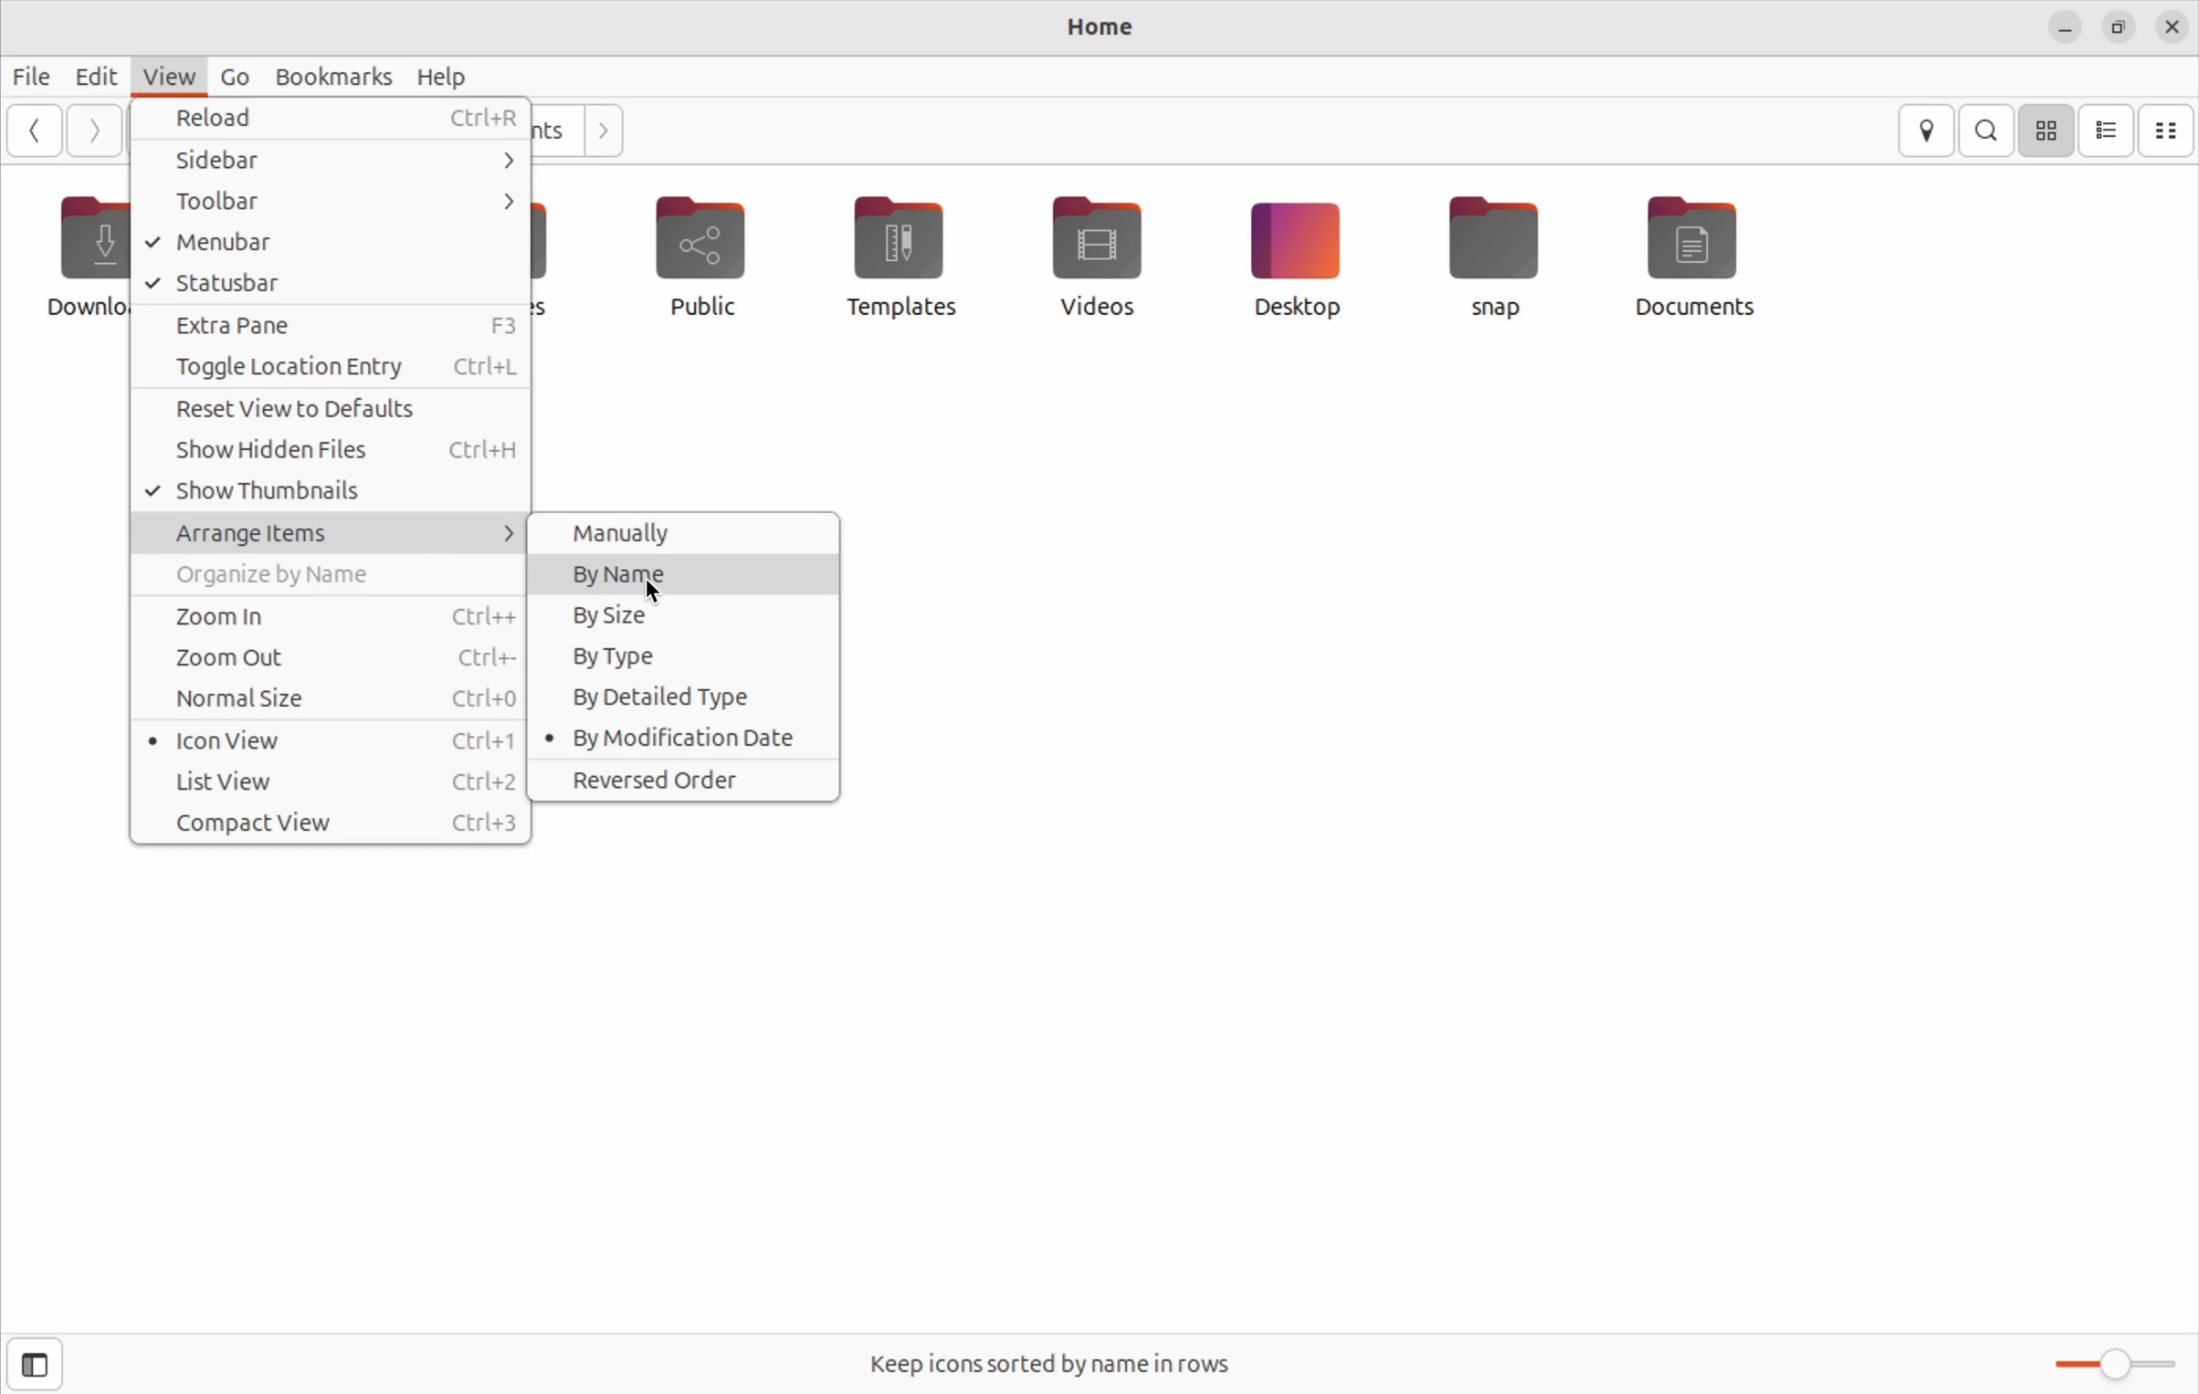  Describe the element at coordinates (2174, 28) in the screenshot. I see `close` at that location.